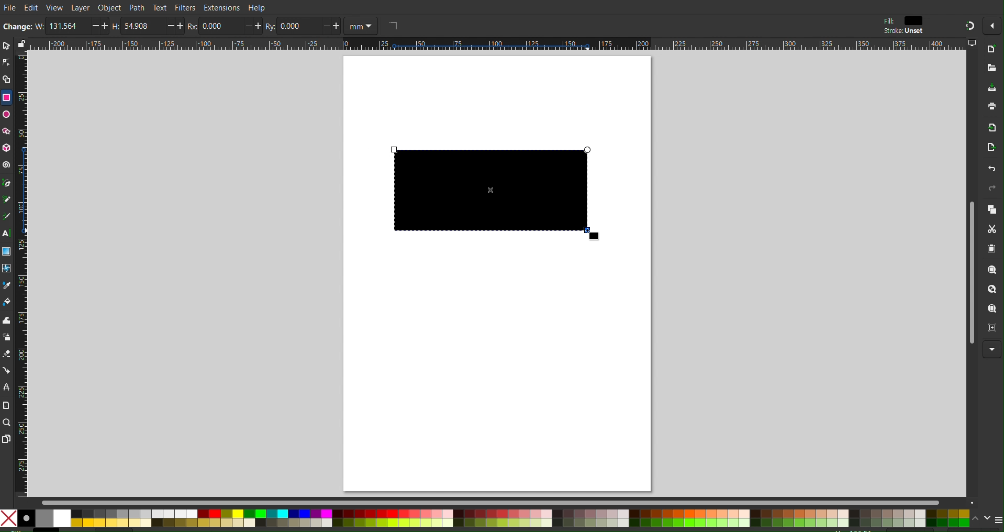 This screenshot has width=1004, height=532. I want to click on Paste, so click(992, 250).